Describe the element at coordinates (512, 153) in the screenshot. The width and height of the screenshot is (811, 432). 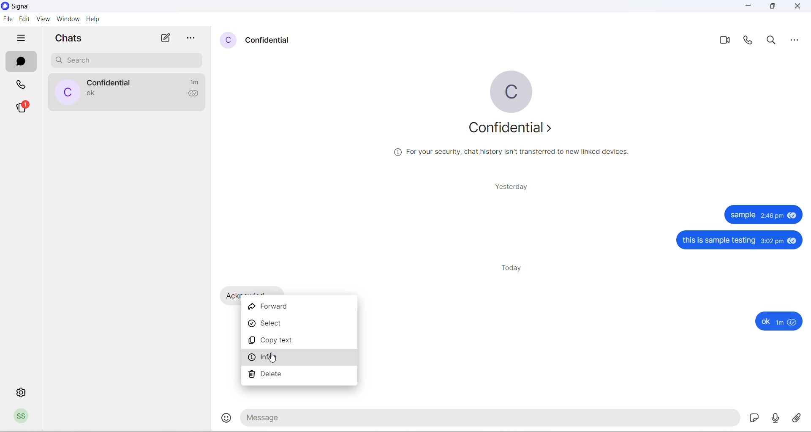
I see `security related text` at that location.